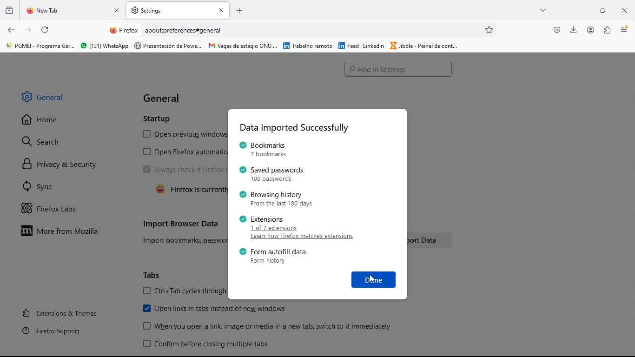 Image resolution: width=635 pixels, height=357 pixels. I want to click on profile, so click(590, 30).